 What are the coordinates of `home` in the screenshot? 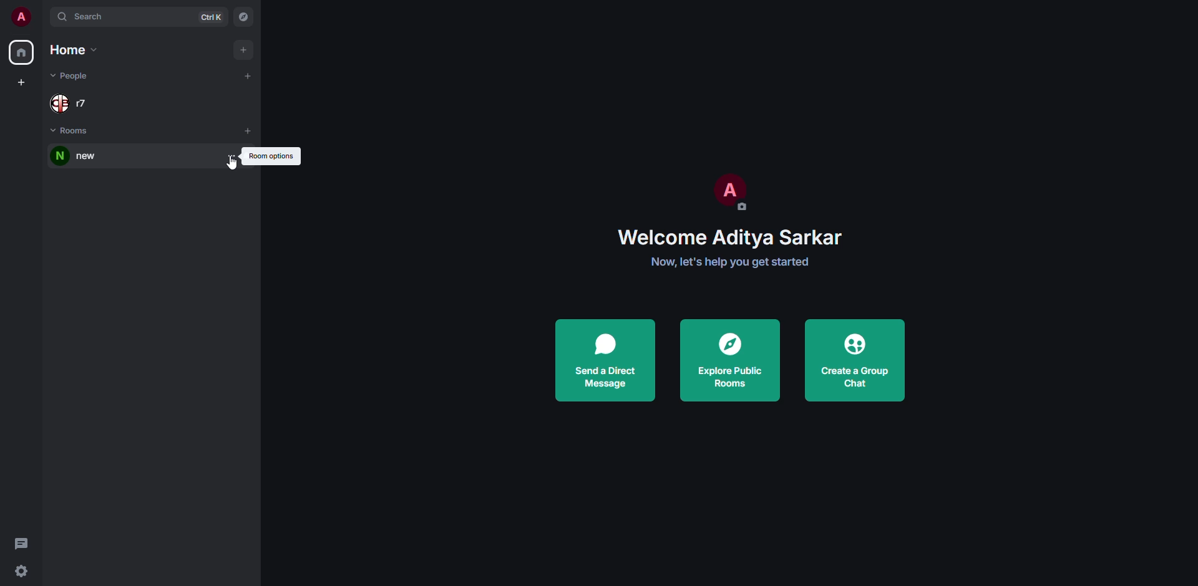 It's located at (80, 49).